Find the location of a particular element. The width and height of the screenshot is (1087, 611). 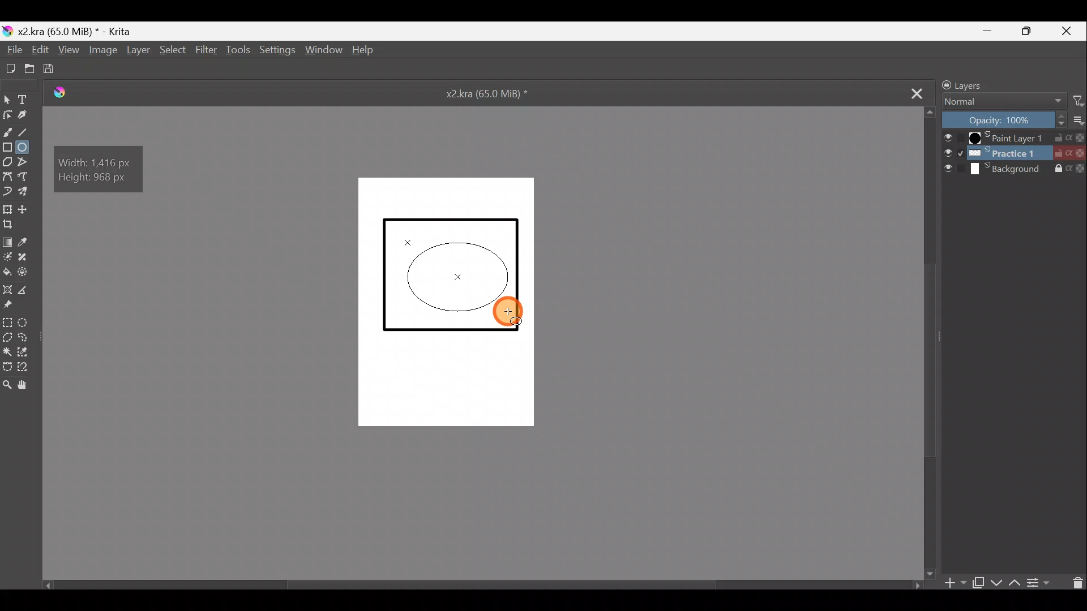

Elliptical selection tool is located at coordinates (25, 322).